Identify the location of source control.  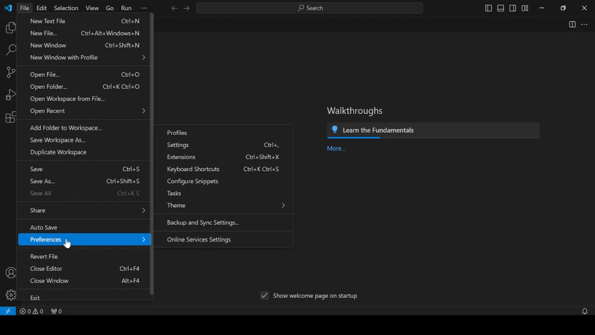
(11, 73).